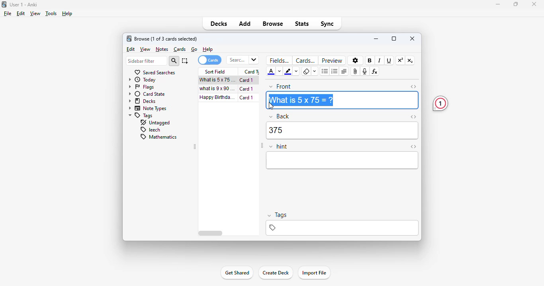 The height and width of the screenshot is (286, 544). What do you see at coordinates (498, 4) in the screenshot?
I see `minimize` at bounding box center [498, 4].